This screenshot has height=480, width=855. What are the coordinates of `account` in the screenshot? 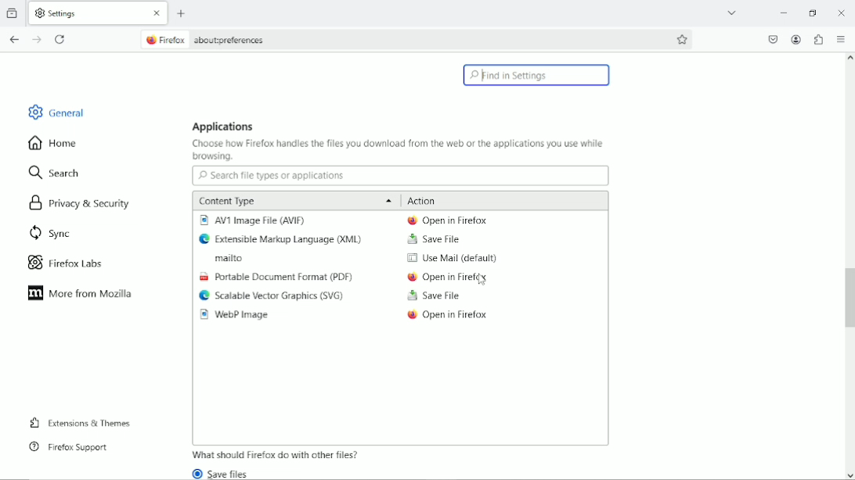 It's located at (796, 40).